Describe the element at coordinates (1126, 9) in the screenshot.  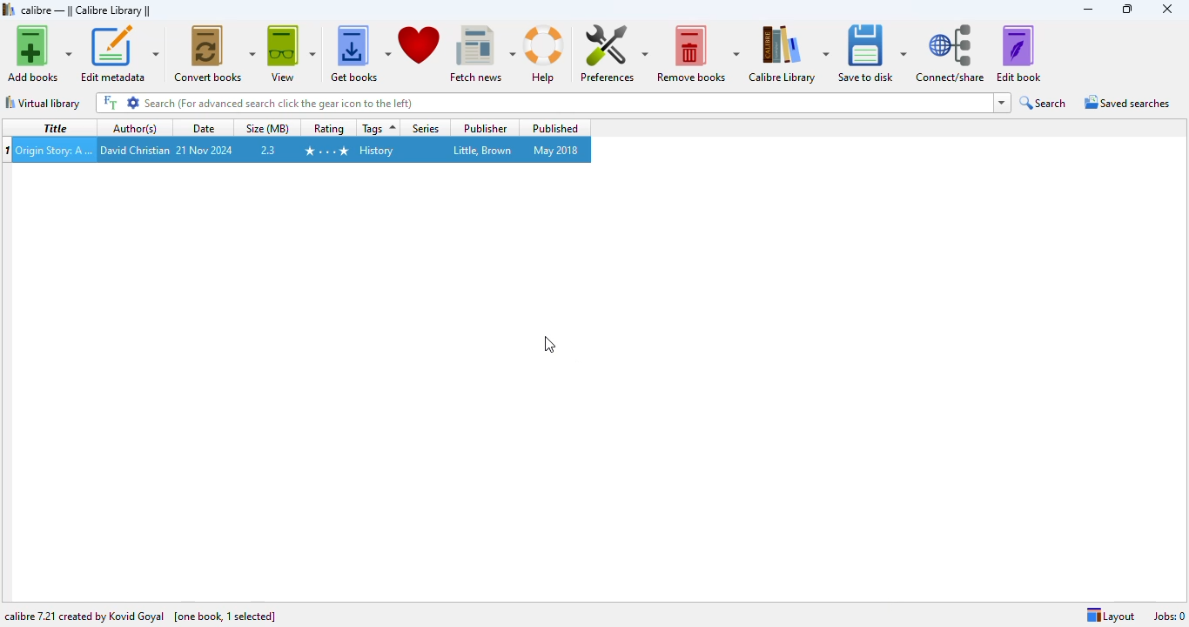
I see `maximize` at that location.